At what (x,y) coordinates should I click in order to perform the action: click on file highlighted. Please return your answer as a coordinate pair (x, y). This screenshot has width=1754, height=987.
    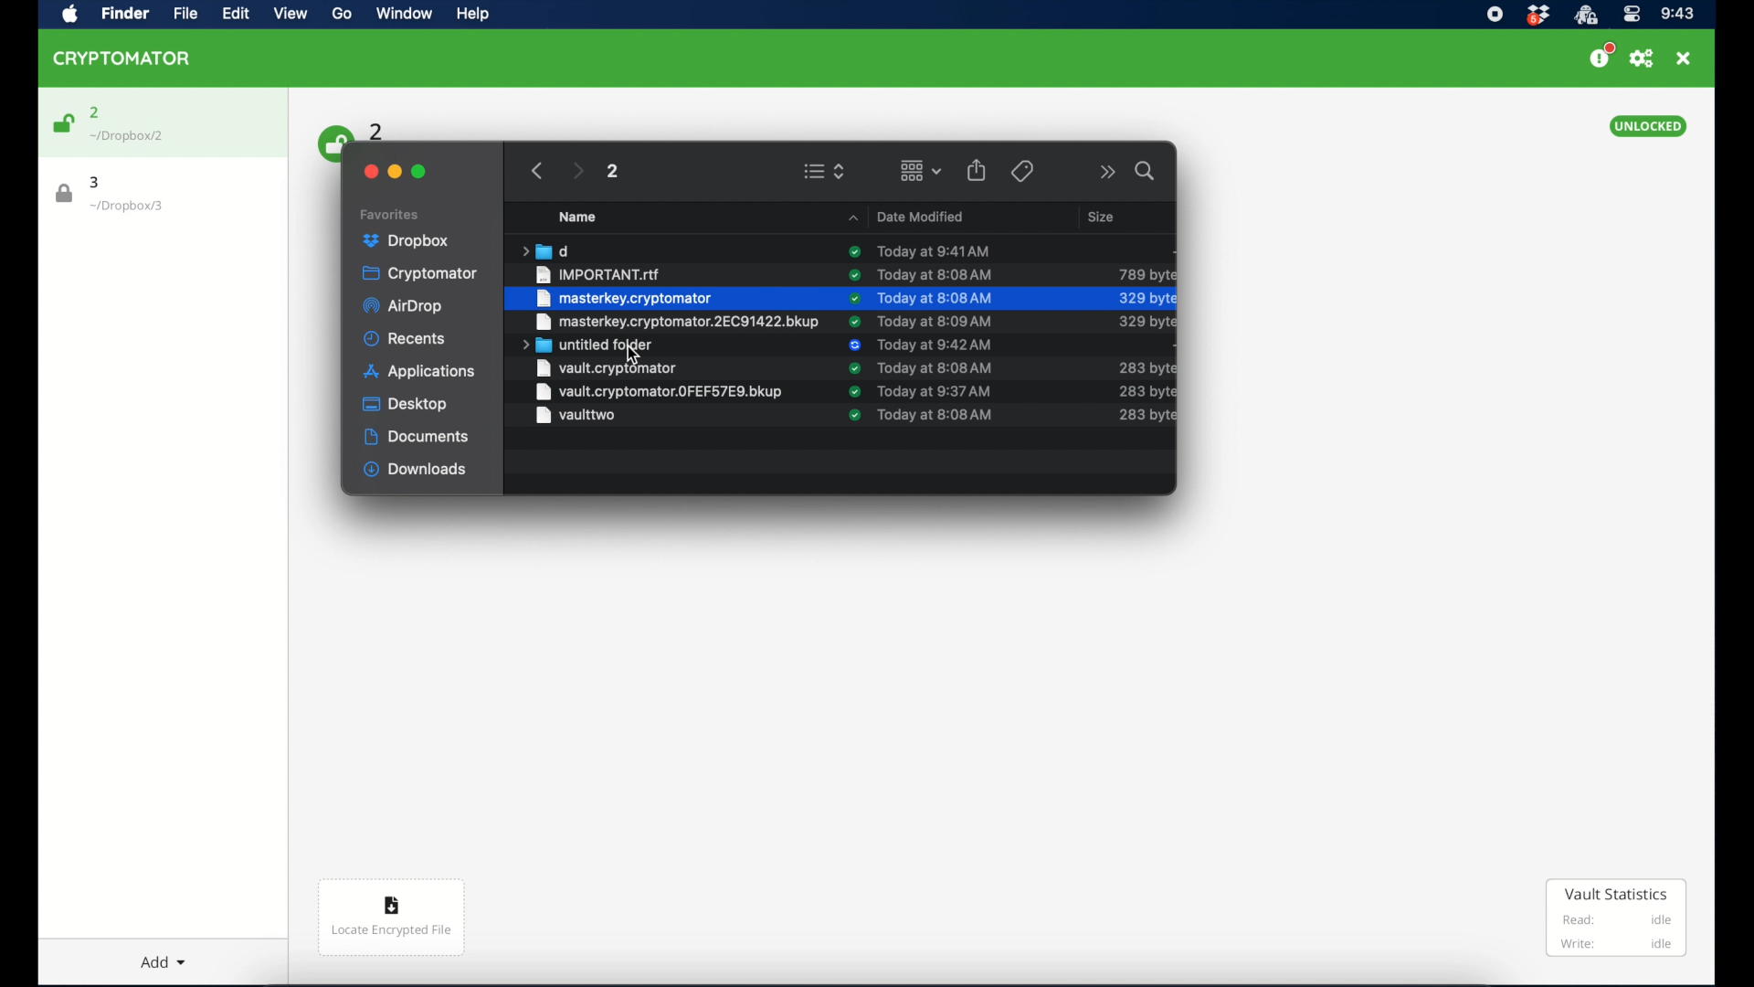
    Looking at the image, I should click on (840, 299).